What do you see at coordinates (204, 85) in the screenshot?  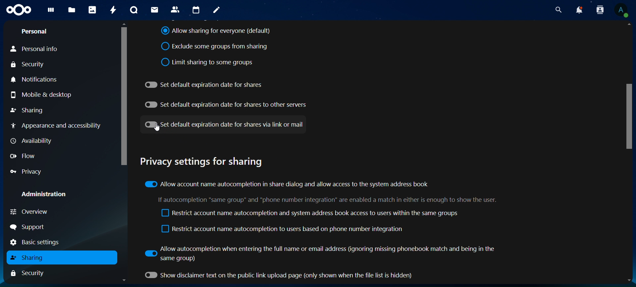 I see `set default expiration date for shares` at bounding box center [204, 85].